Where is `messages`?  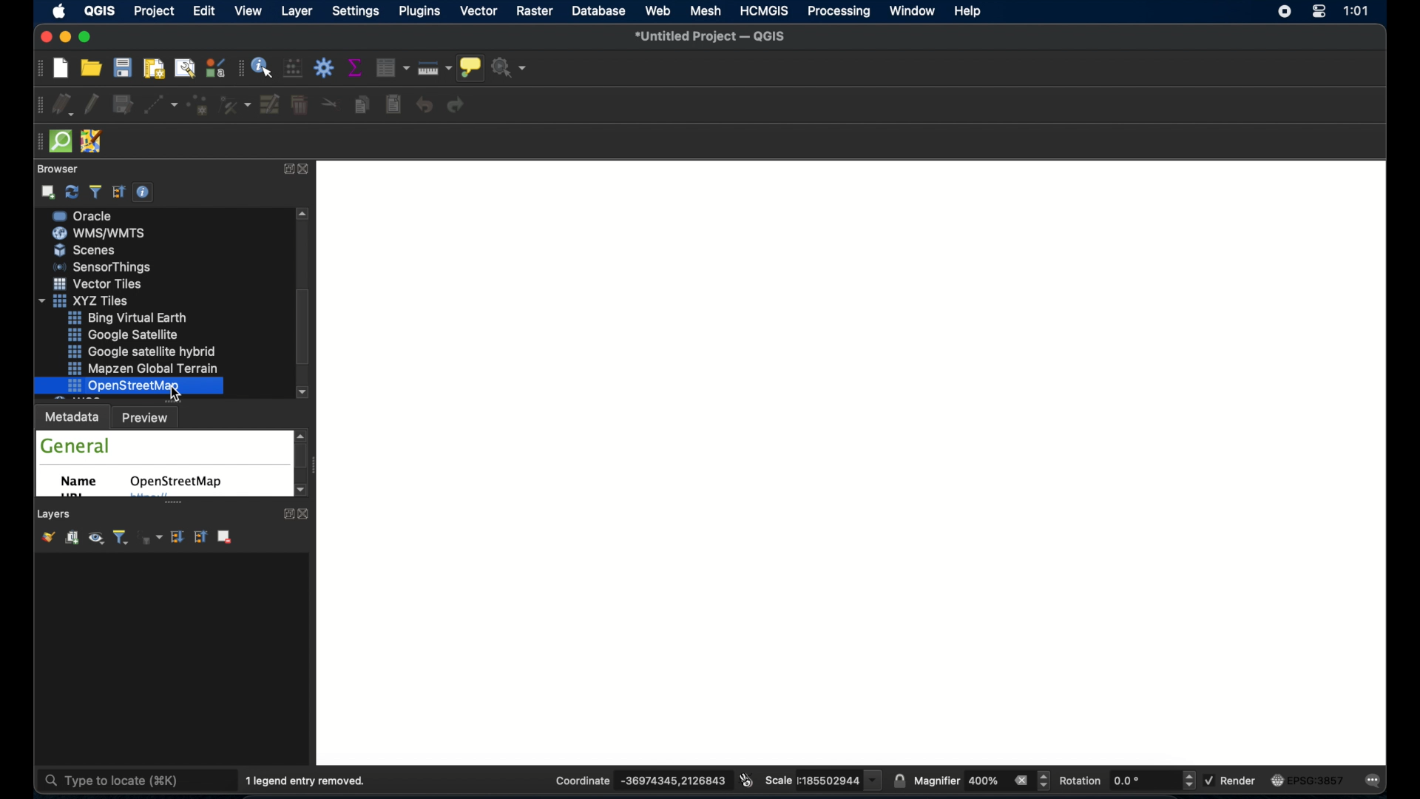 messages is located at coordinates (1376, 780).